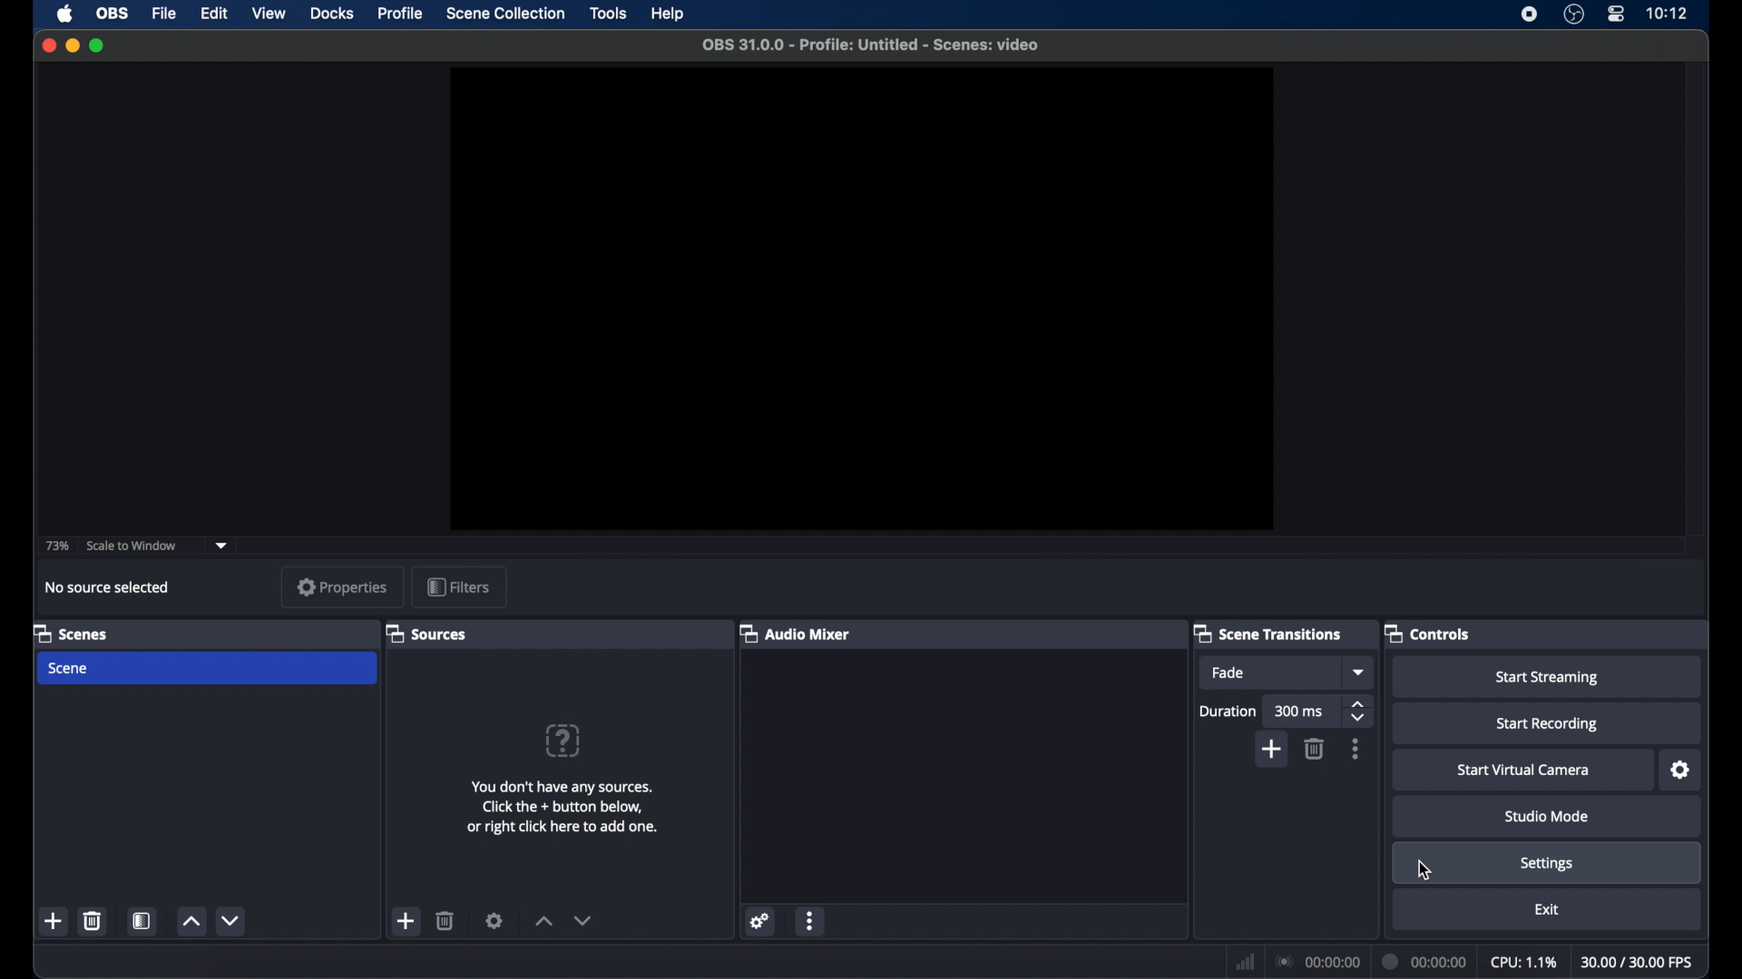 The height and width of the screenshot is (979, 1742). What do you see at coordinates (1228, 674) in the screenshot?
I see `fade` at bounding box center [1228, 674].